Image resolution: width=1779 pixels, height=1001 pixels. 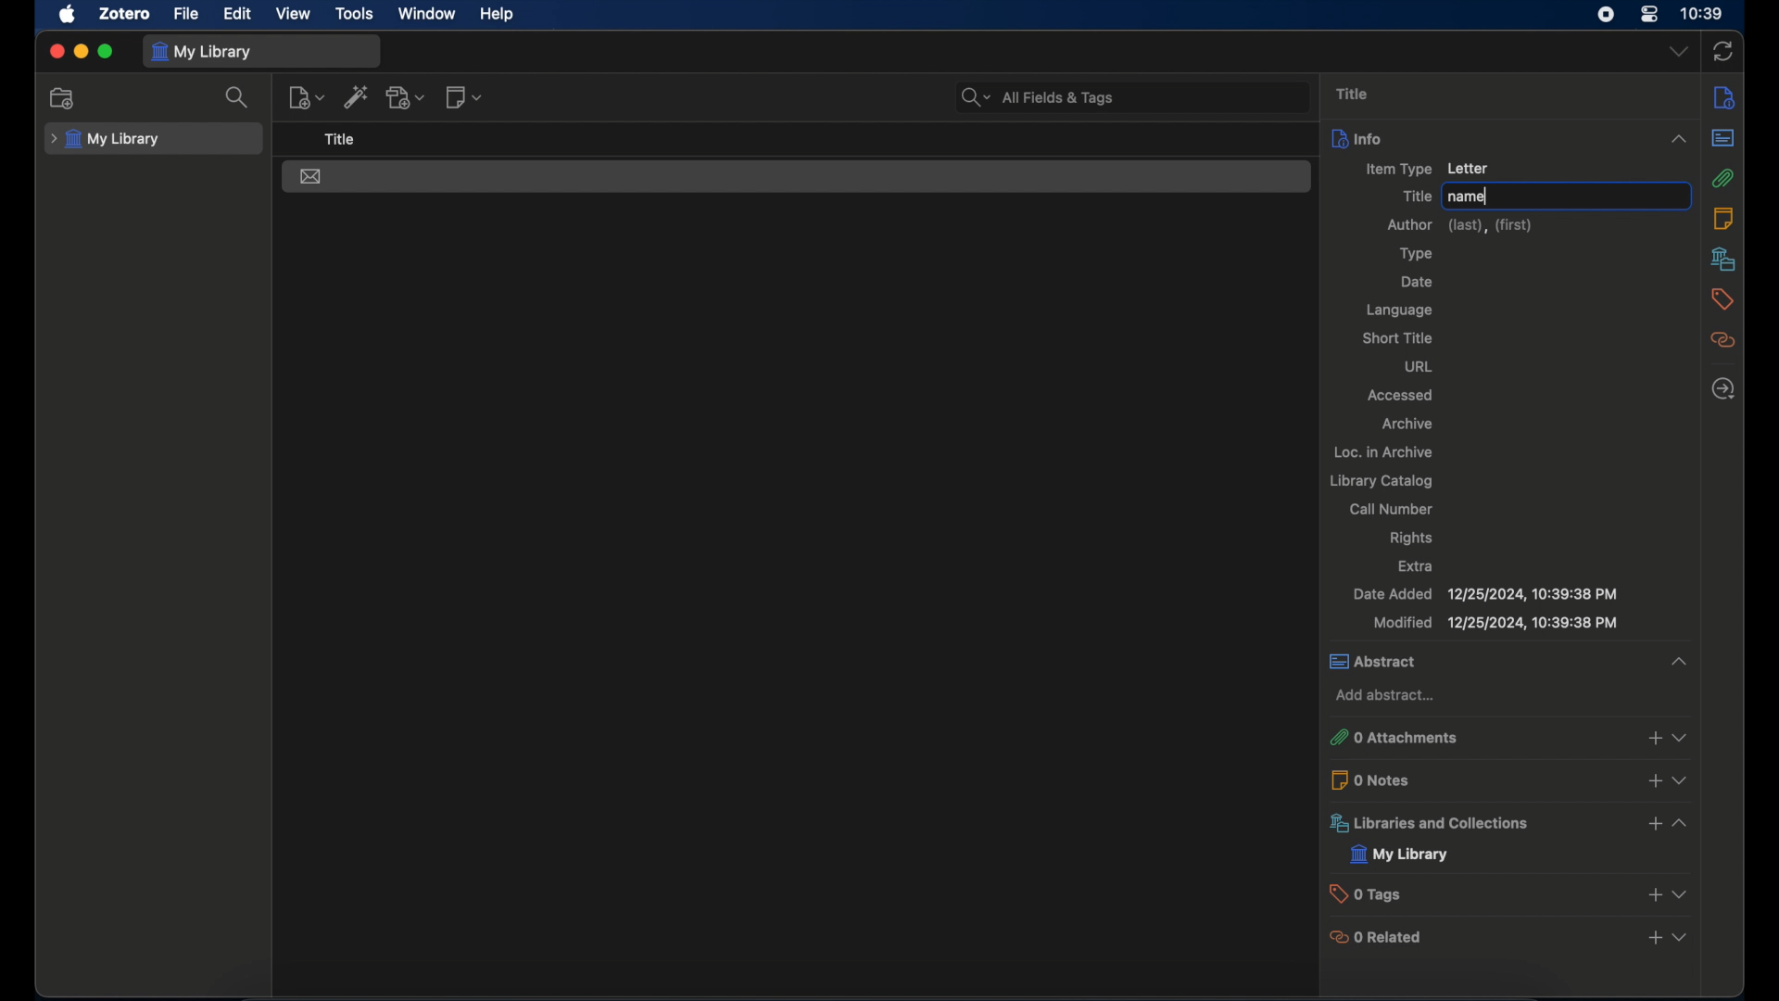 What do you see at coordinates (239, 98) in the screenshot?
I see `search` at bounding box center [239, 98].